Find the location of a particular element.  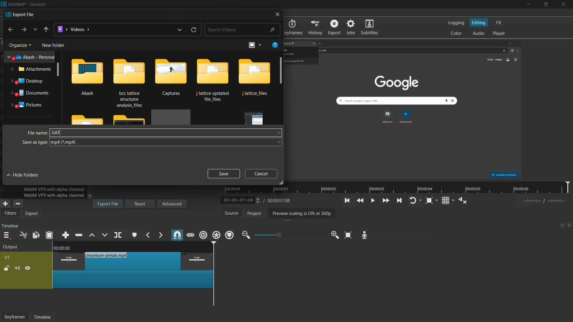

zoom out is located at coordinates (246, 236).